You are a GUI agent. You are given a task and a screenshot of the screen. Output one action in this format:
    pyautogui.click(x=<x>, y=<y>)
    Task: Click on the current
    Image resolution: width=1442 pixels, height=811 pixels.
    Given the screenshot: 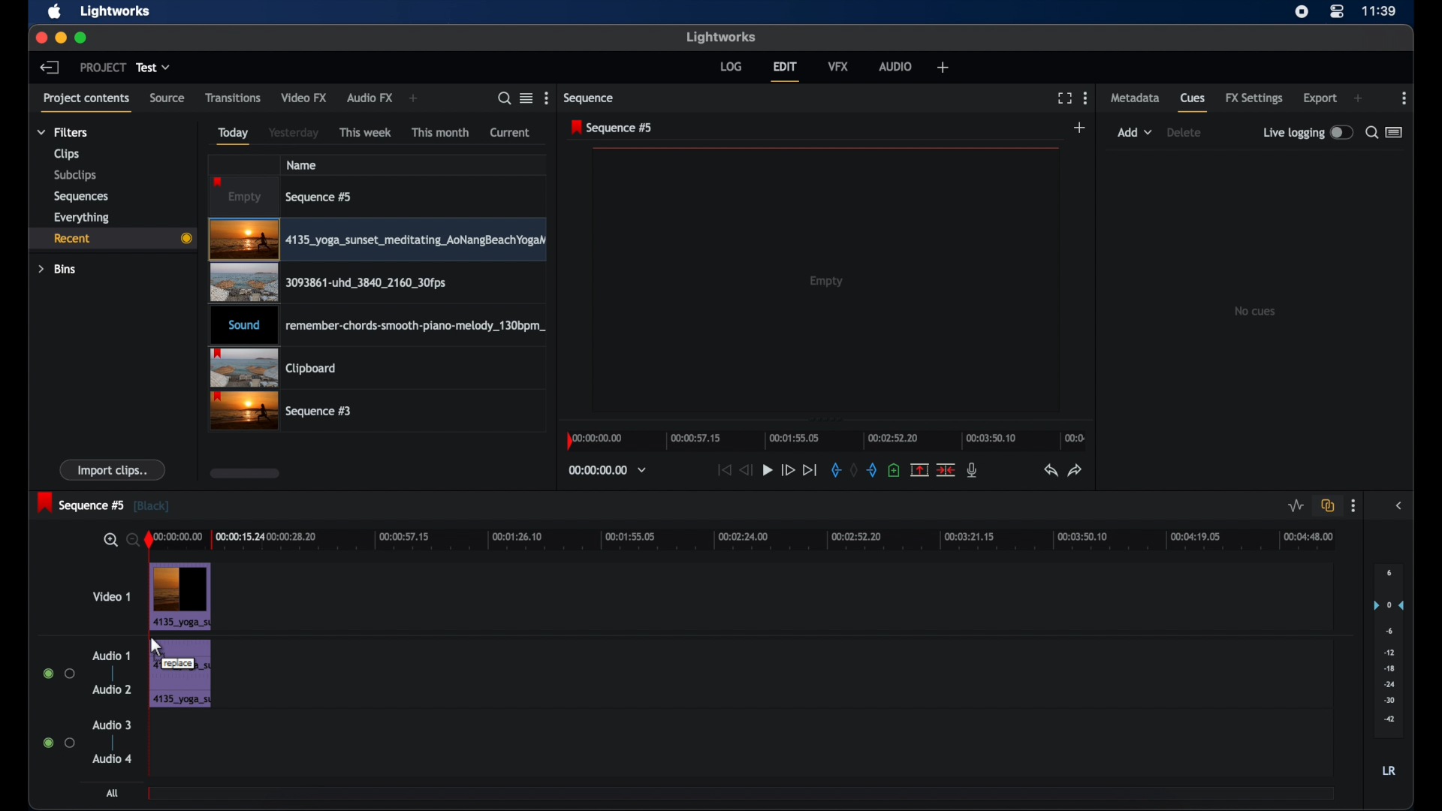 What is the action you would take?
    pyautogui.click(x=511, y=132)
    